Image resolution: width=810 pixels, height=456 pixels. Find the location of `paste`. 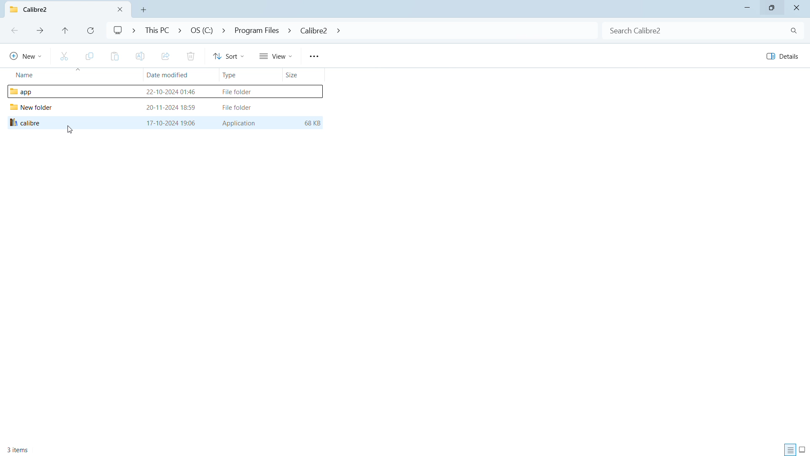

paste is located at coordinates (116, 57).